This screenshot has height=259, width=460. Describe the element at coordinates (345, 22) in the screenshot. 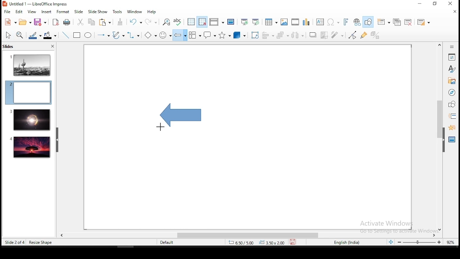

I see `fontwork text` at that location.